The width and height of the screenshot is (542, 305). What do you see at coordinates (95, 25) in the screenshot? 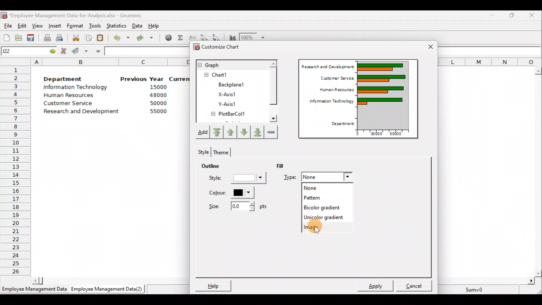
I see `Tools` at bounding box center [95, 25].